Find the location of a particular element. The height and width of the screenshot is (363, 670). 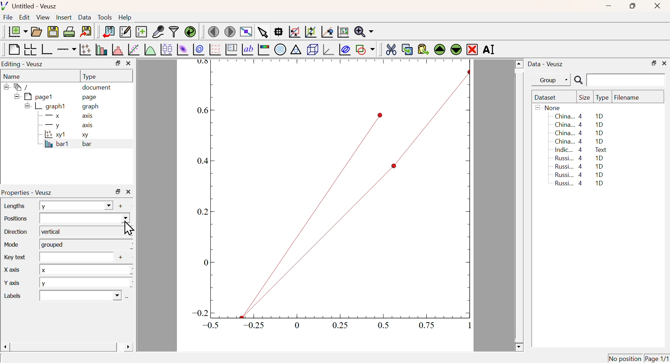

Type is located at coordinates (89, 77).